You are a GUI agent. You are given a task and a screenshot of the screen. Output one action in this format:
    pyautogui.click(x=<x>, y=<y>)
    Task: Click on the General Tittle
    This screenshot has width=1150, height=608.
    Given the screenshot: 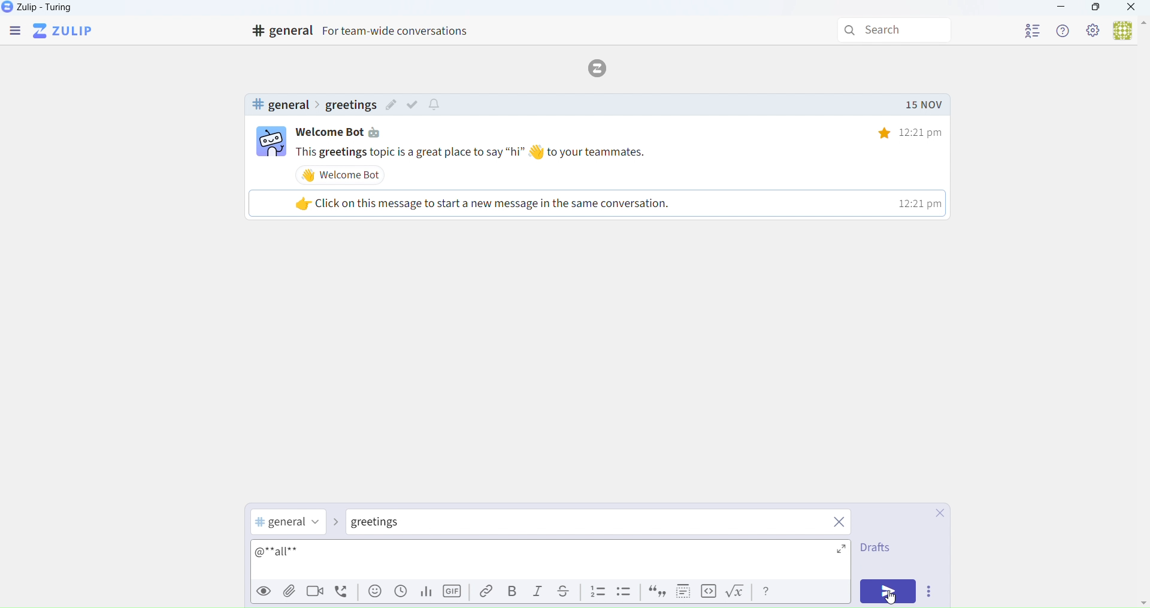 What is the action you would take?
    pyautogui.click(x=365, y=31)
    